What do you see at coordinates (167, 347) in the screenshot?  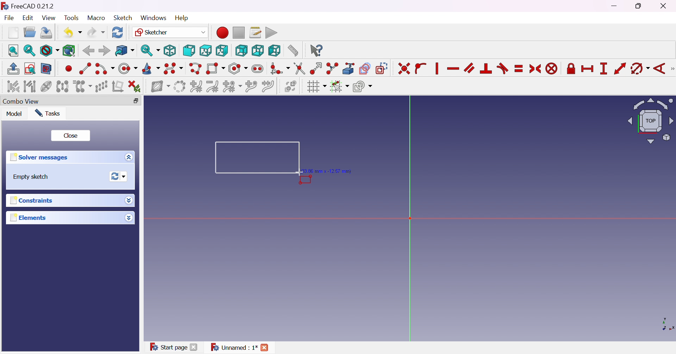 I see `Start page` at bounding box center [167, 347].